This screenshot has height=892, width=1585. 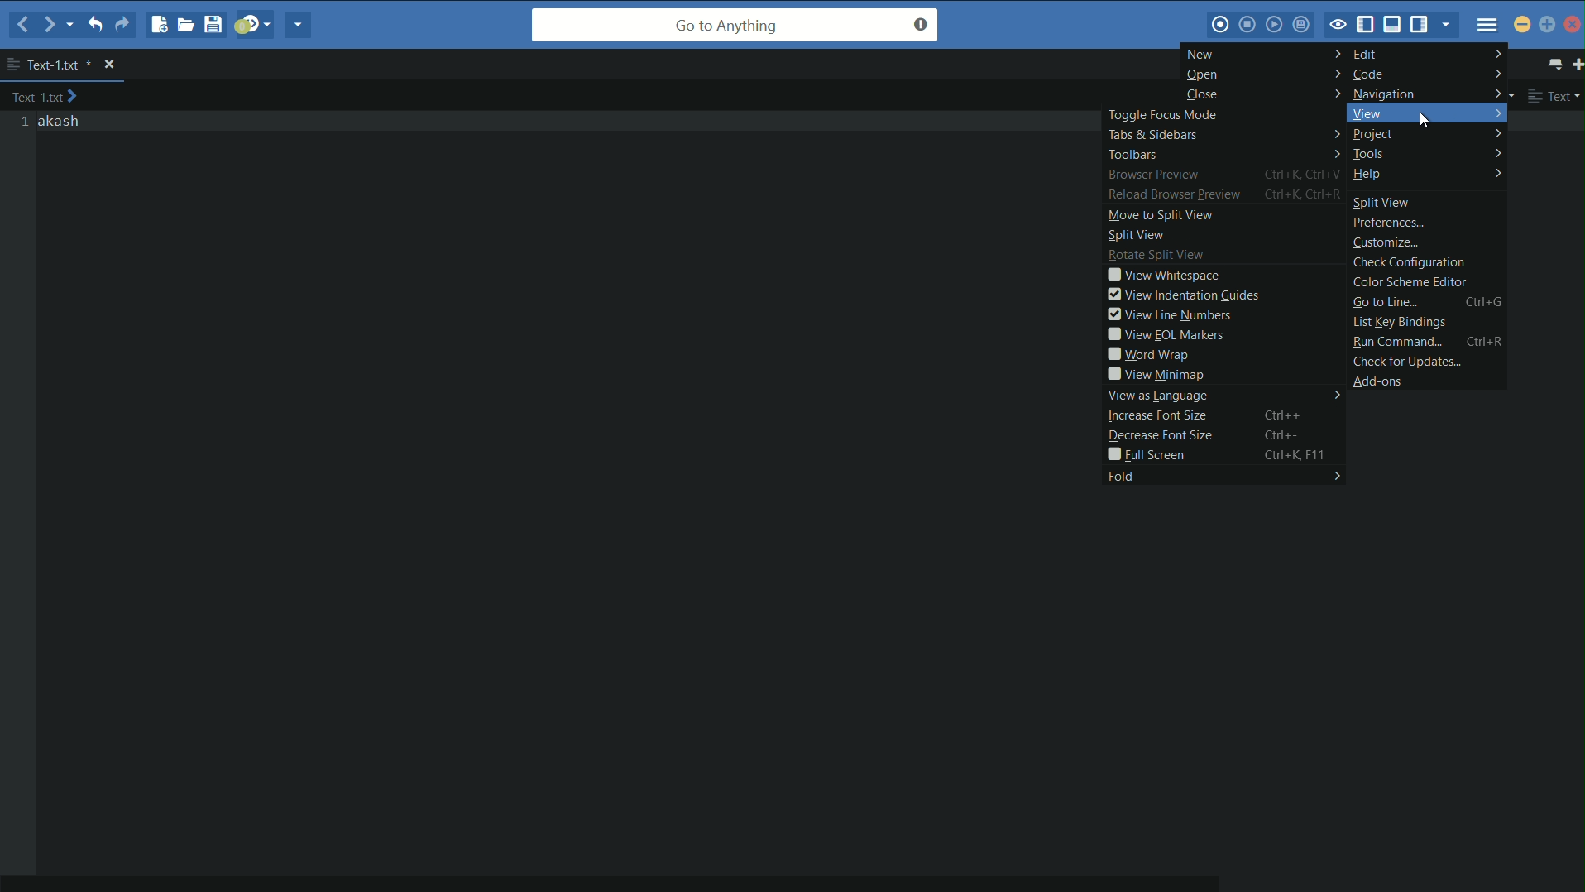 I want to click on toolbars, so click(x=1223, y=153).